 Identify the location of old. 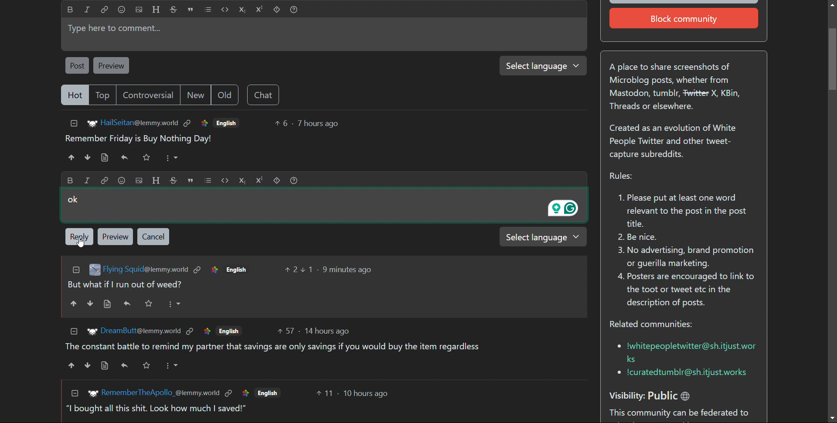
(225, 95).